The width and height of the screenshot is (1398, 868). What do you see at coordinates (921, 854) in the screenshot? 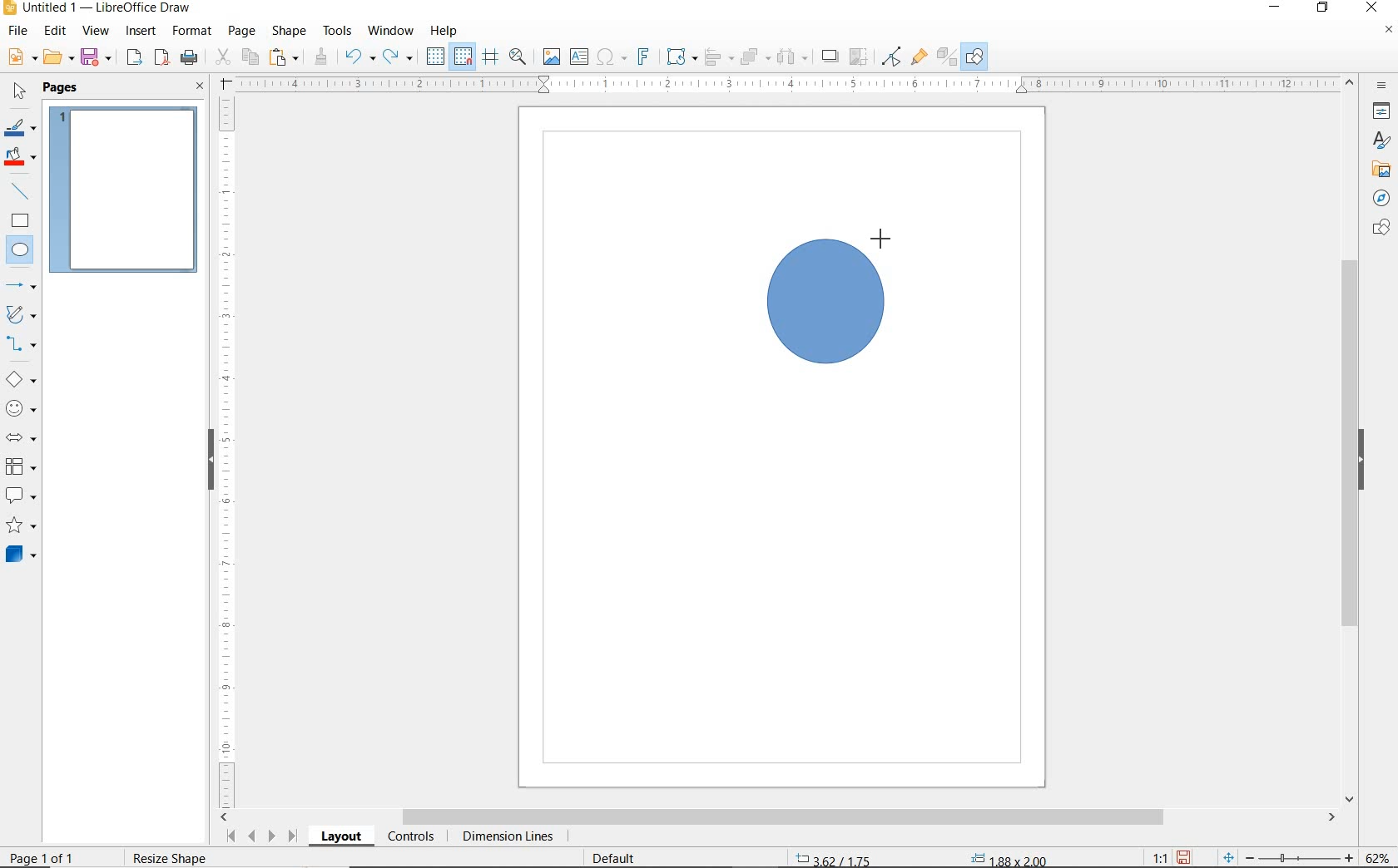
I see `STANDARD SELECTION` at bounding box center [921, 854].